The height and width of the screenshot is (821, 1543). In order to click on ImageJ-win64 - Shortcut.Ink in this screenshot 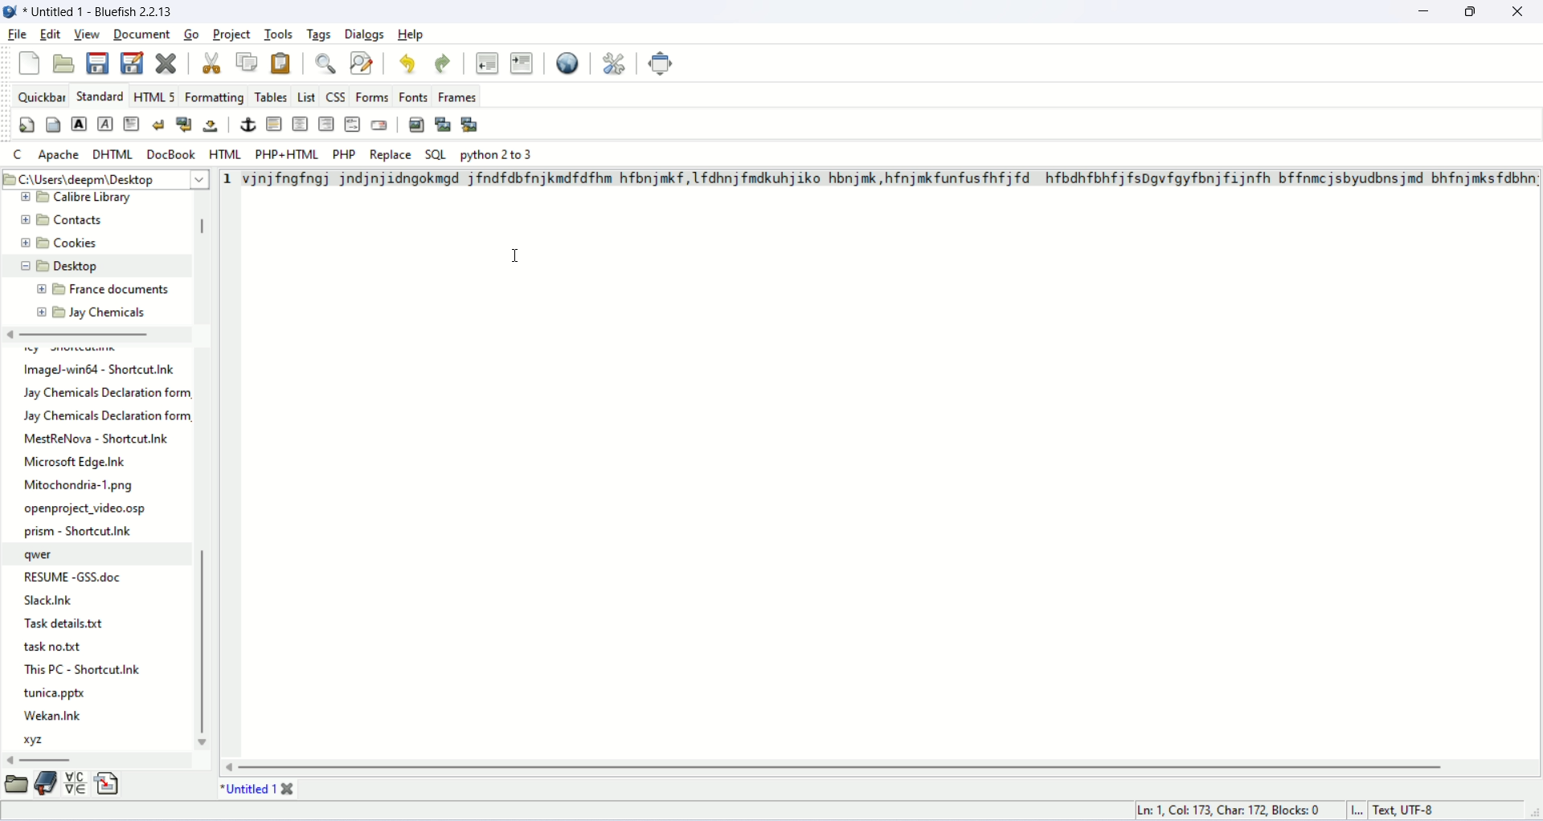, I will do `click(97, 370)`.